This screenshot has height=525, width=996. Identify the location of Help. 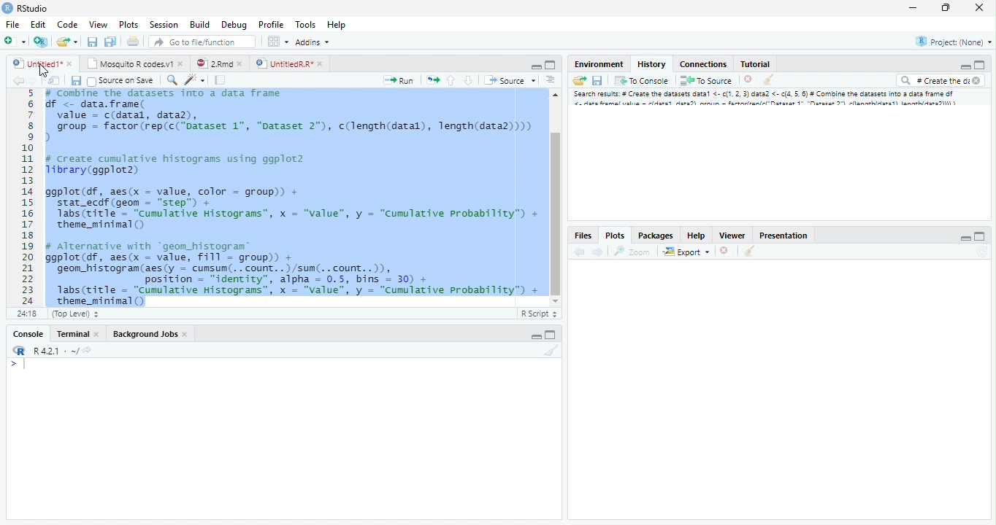
(336, 25).